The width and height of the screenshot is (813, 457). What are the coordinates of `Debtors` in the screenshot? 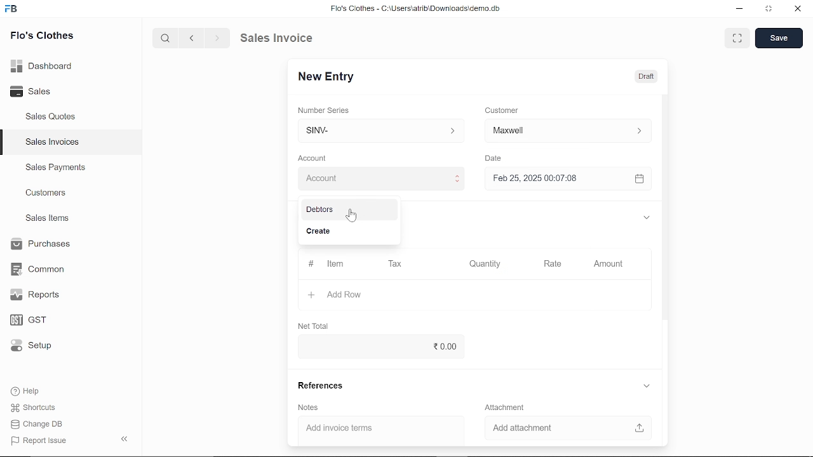 It's located at (347, 210).